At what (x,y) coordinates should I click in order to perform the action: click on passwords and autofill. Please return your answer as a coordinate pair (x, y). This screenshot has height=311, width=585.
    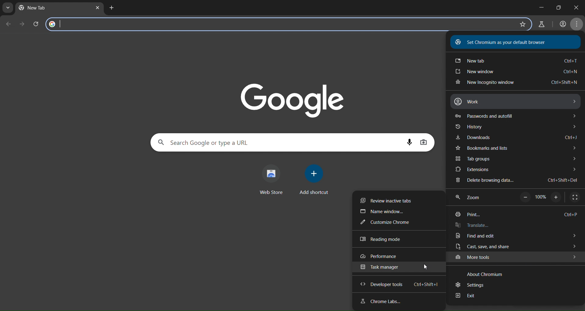
    Looking at the image, I should click on (513, 116).